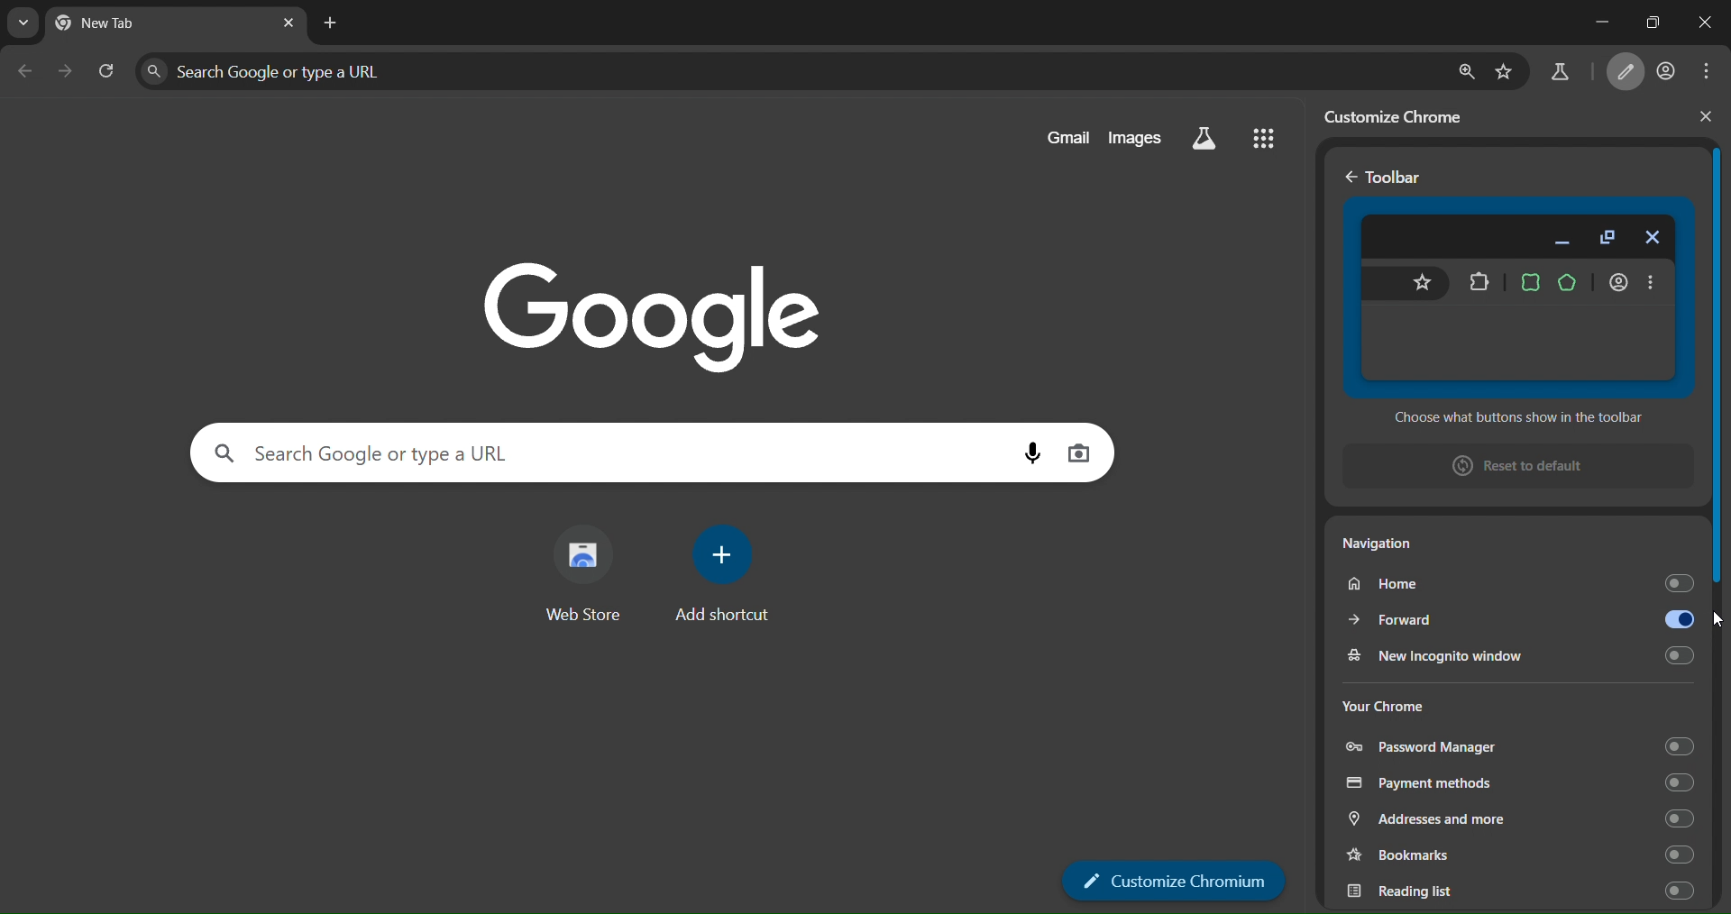 The width and height of the screenshot is (1731, 914). I want to click on web store, so click(588, 577).